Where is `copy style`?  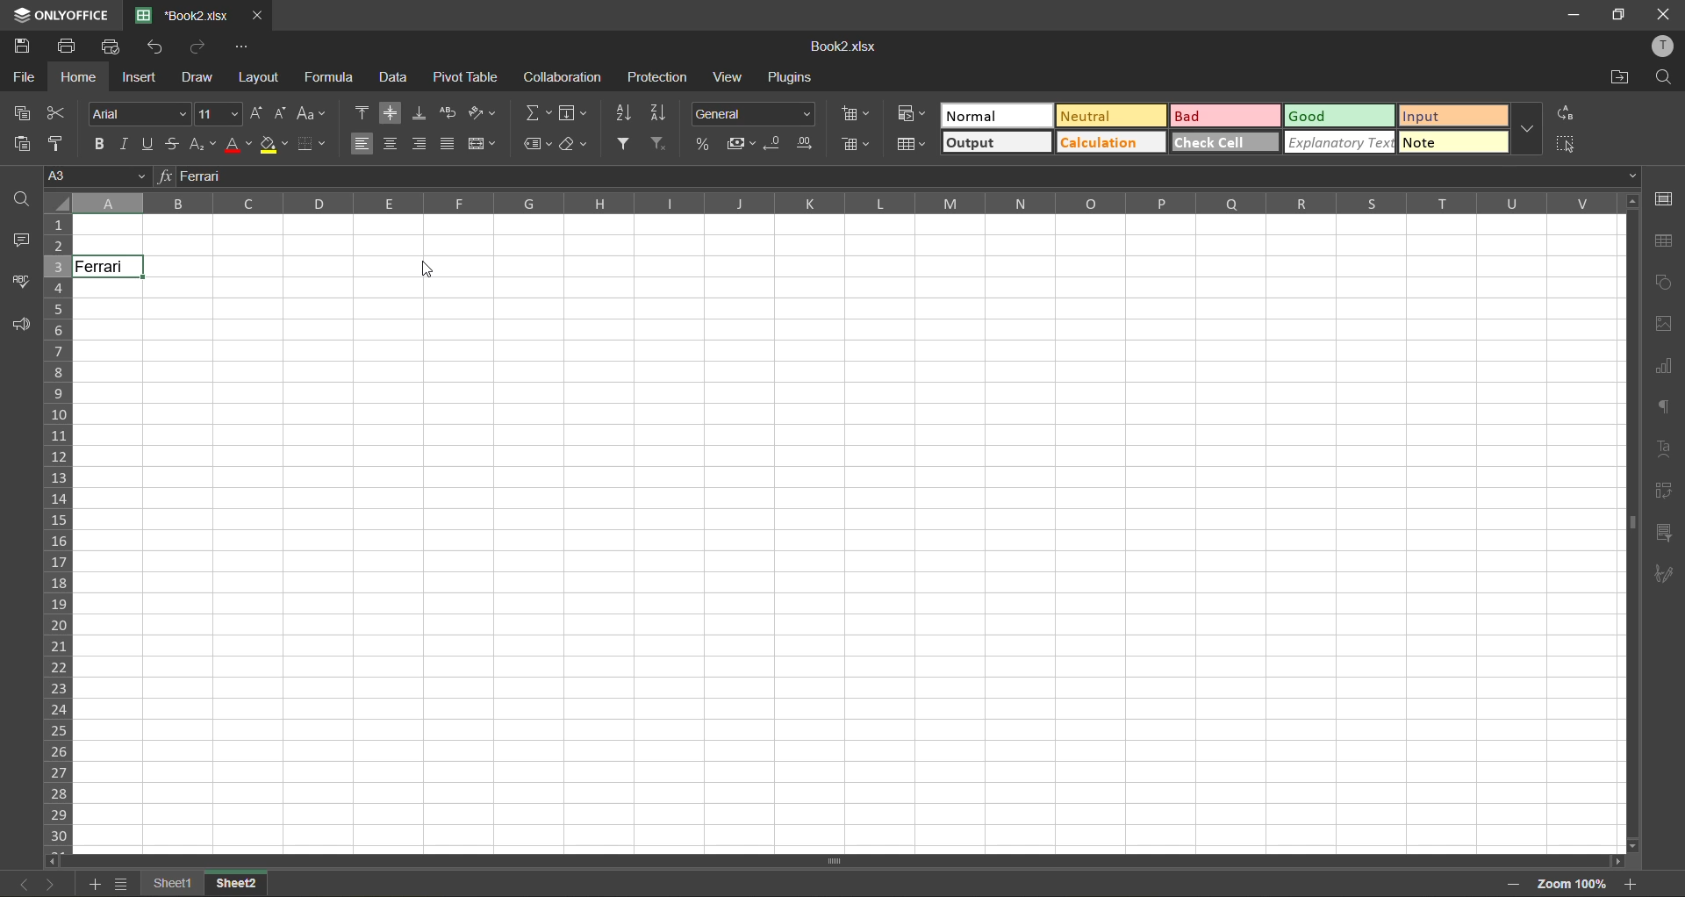 copy style is located at coordinates (59, 143).